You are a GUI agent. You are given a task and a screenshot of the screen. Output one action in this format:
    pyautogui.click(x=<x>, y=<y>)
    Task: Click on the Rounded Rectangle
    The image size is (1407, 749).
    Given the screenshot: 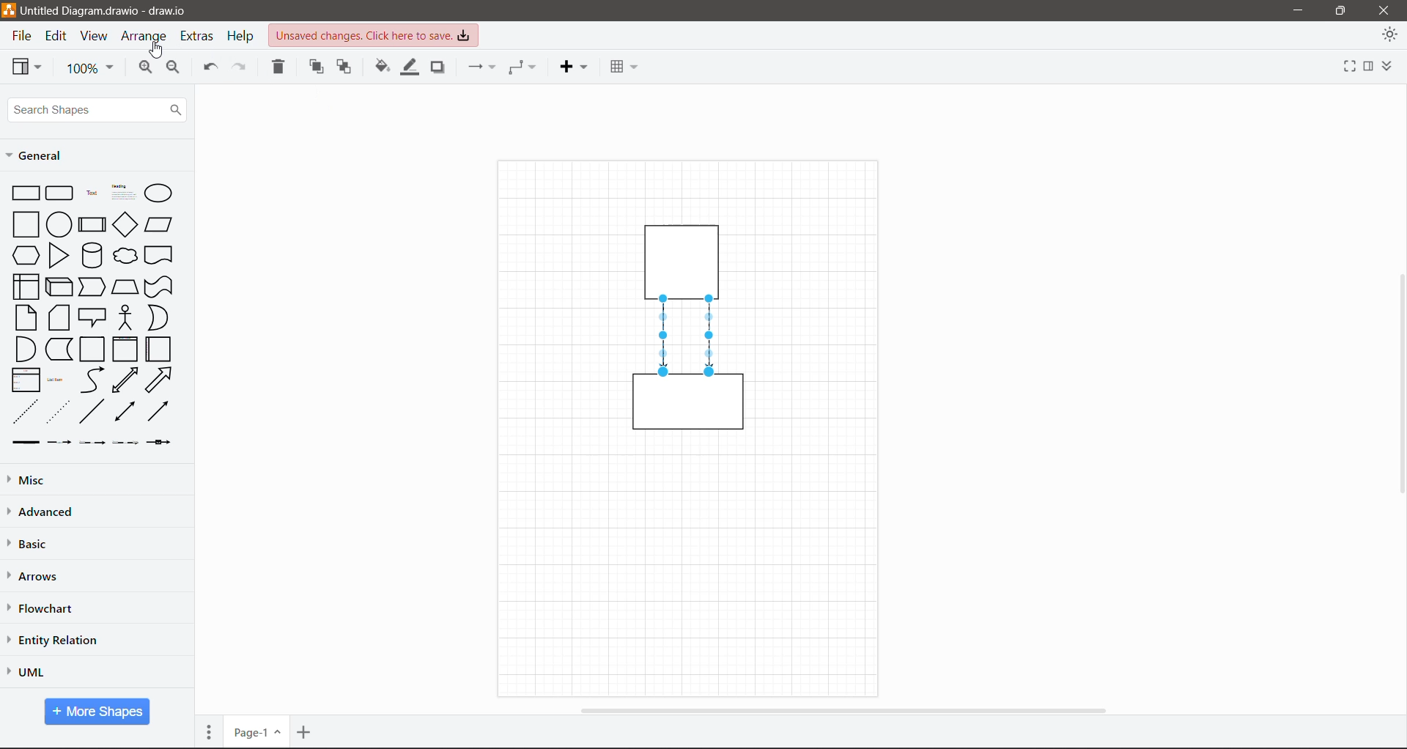 What is the action you would take?
    pyautogui.click(x=60, y=192)
    